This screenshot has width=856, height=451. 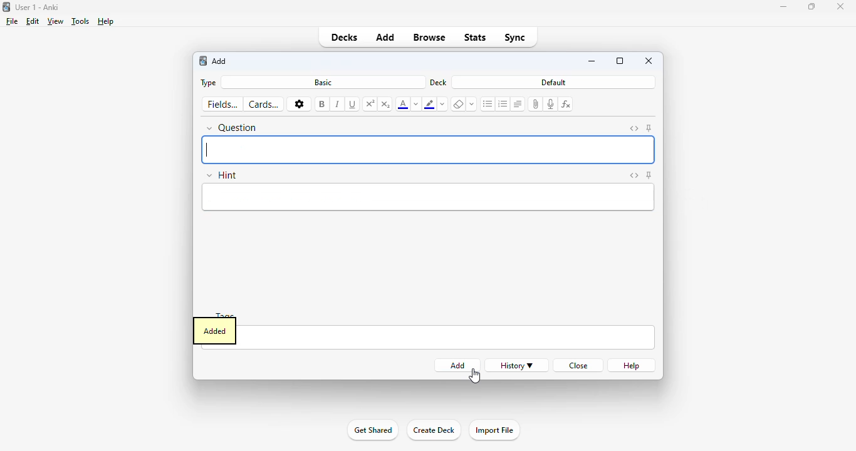 What do you see at coordinates (81, 21) in the screenshot?
I see `tools` at bounding box center [81, 21].